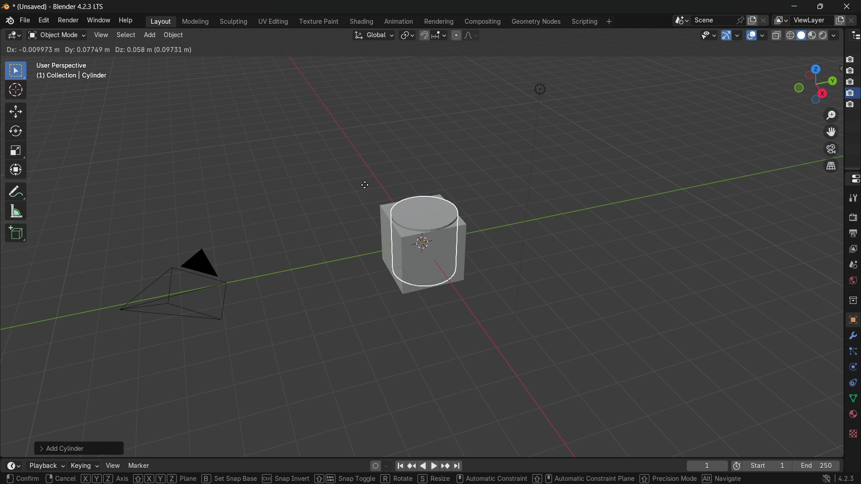  Describe the element at coordinates (831, 115) in the screenshot. I see `zoom in/out` at that location.